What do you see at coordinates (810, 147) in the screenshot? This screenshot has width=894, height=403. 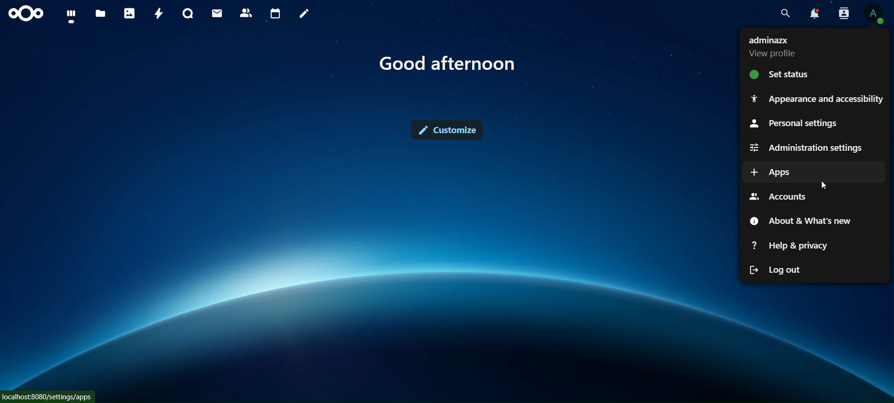 I see `administration settings` at bounding box center [810, 147].